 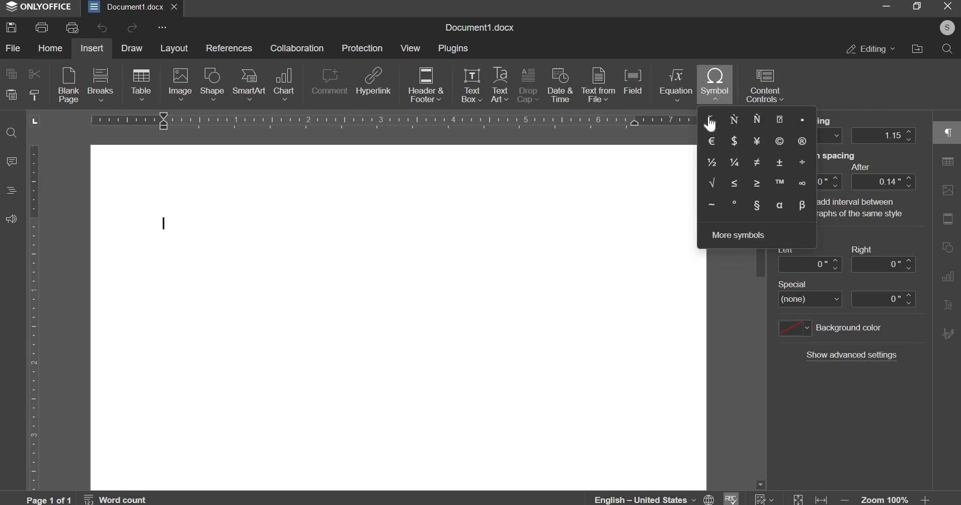 I want to click on hyperlink, so click(x=374, y=80).